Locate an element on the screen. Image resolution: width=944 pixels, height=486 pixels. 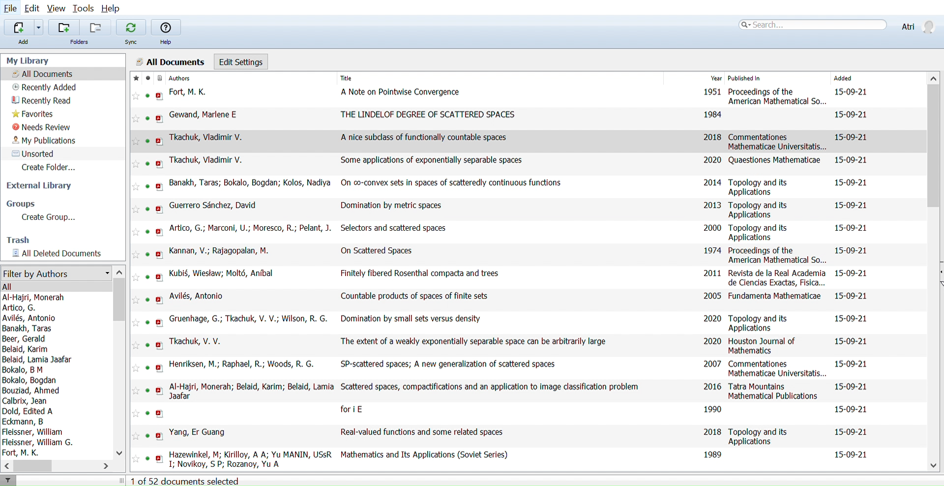
Filter by authors is located at coordinates (55, 274).